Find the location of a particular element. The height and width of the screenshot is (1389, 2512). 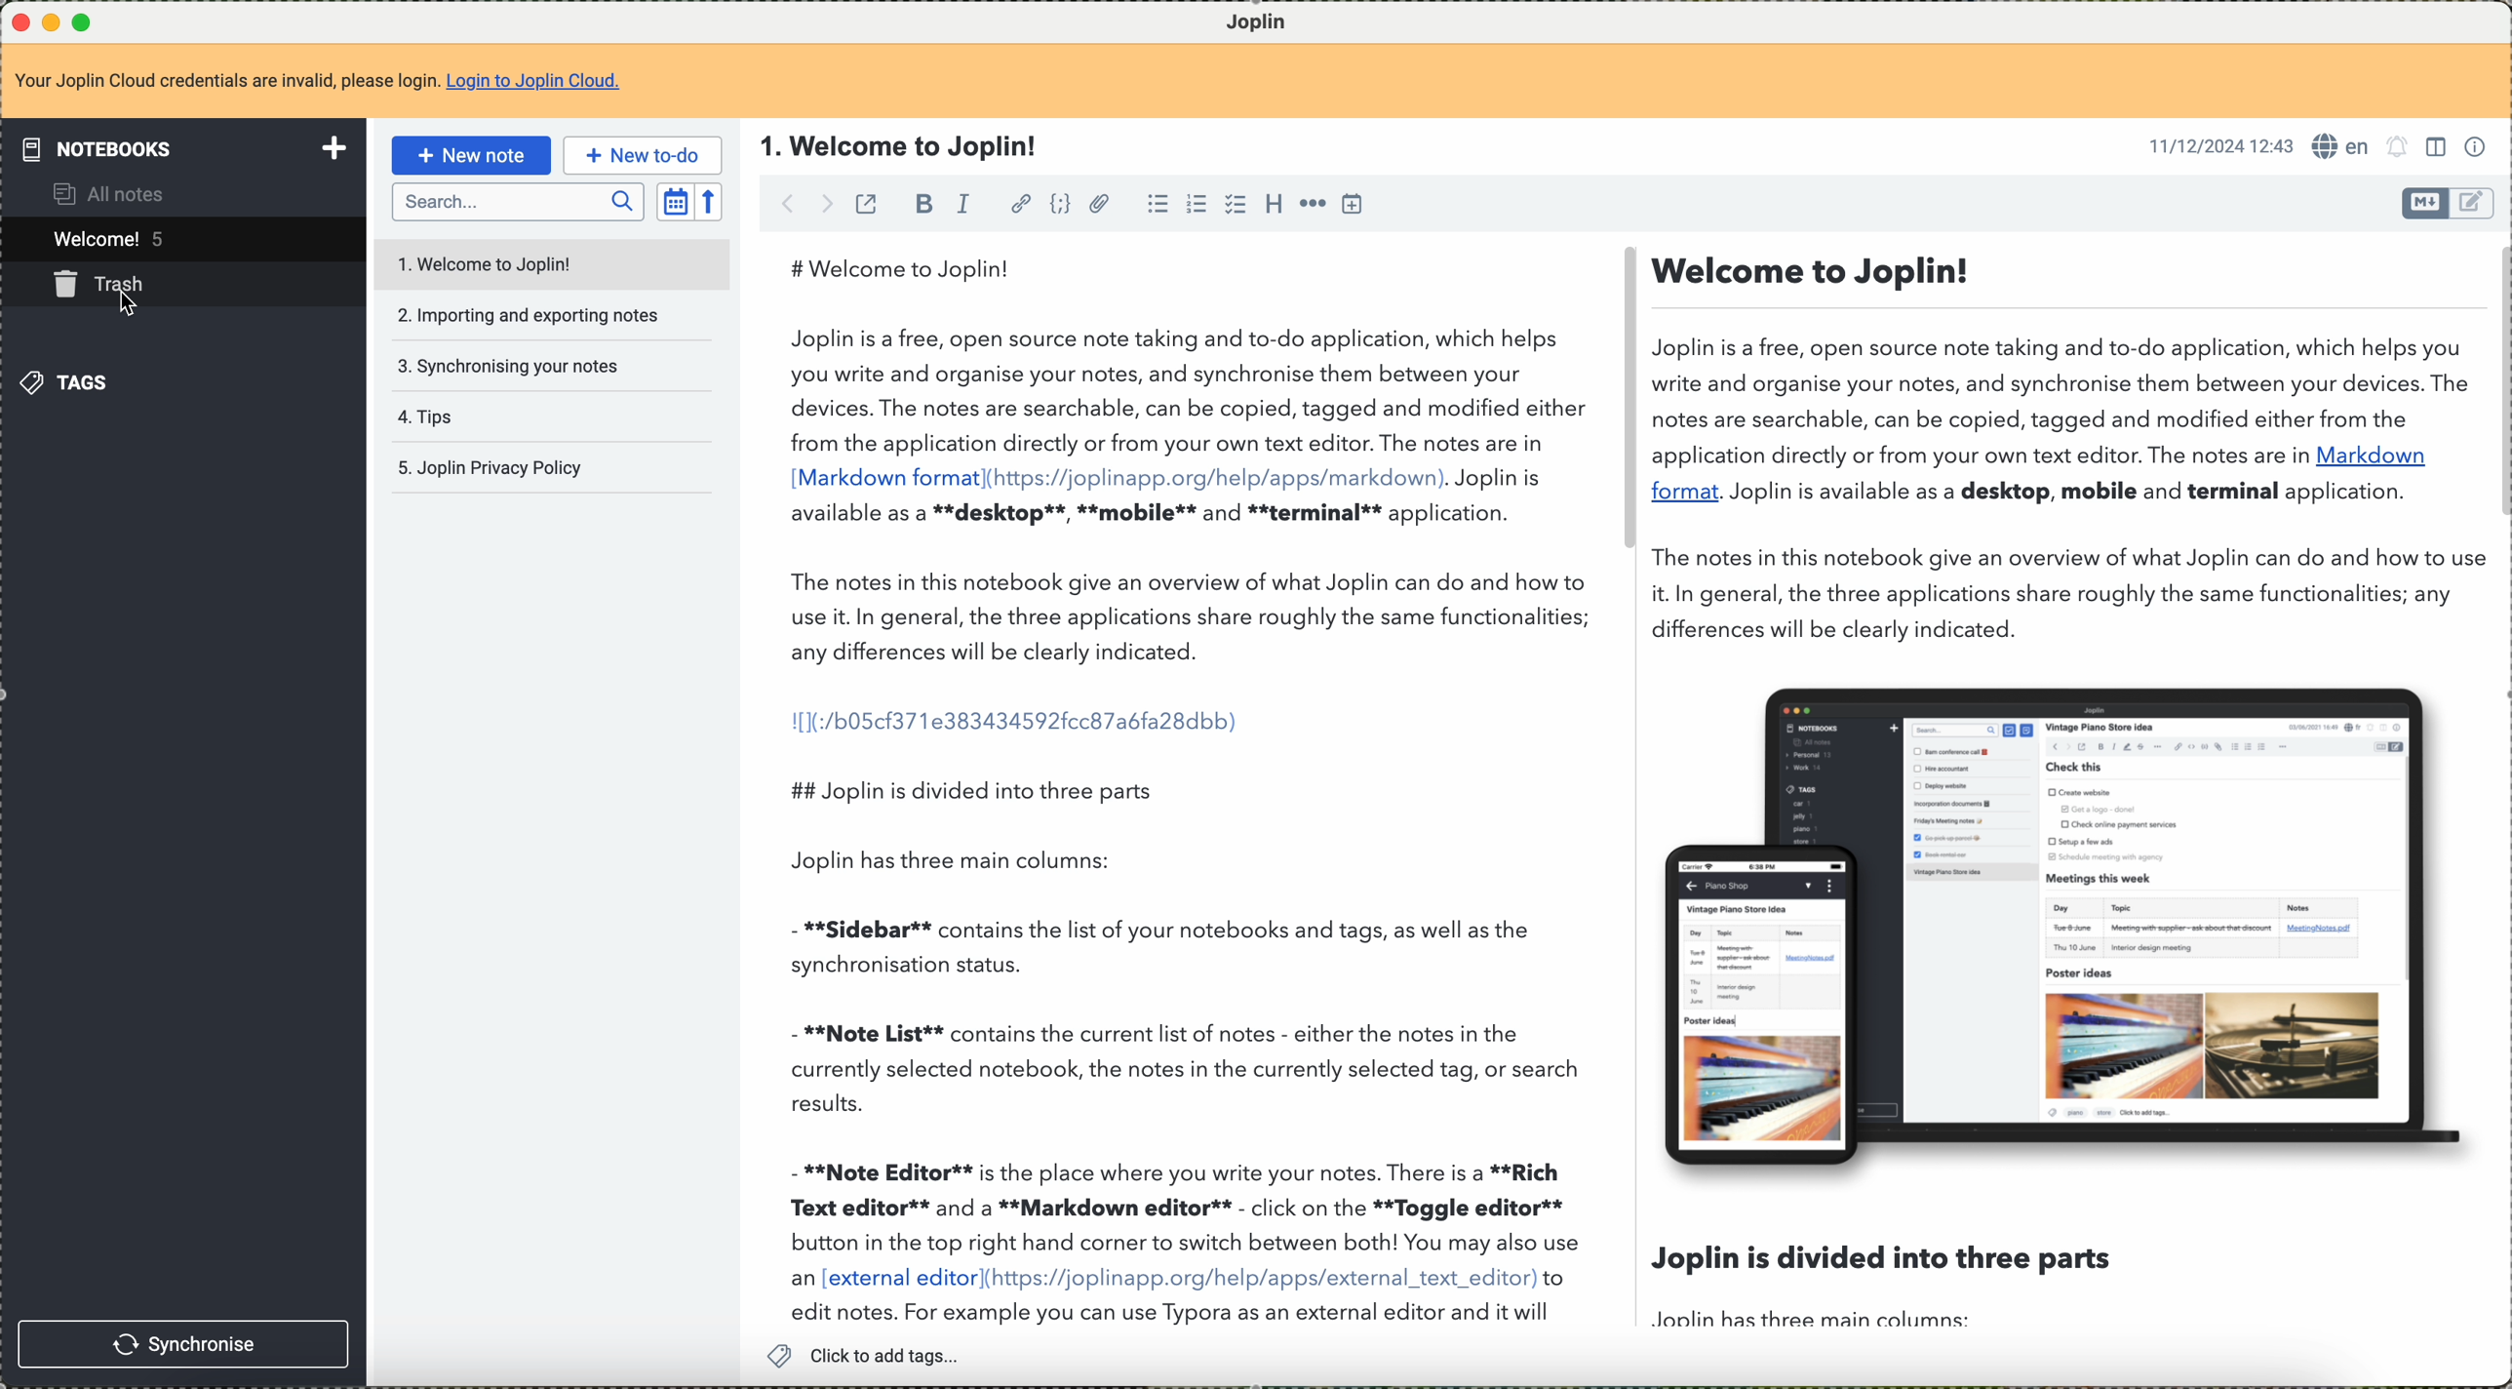

welcome is located at coordinates (116, 239).